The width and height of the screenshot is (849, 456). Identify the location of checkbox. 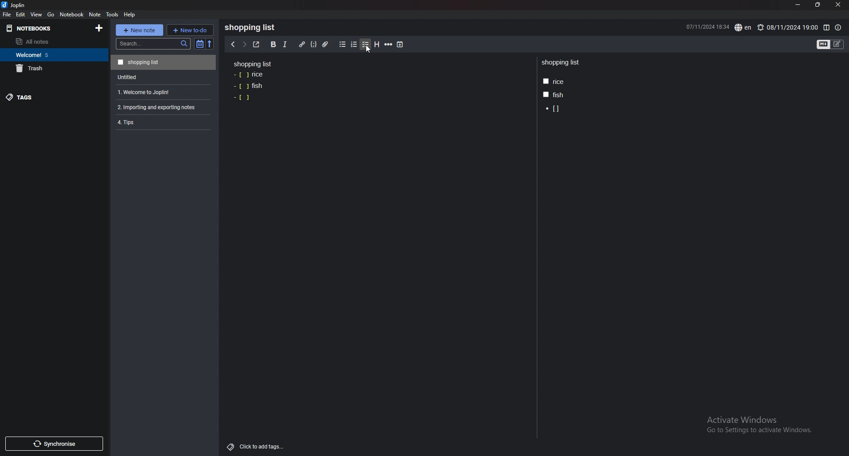
(366, 45).